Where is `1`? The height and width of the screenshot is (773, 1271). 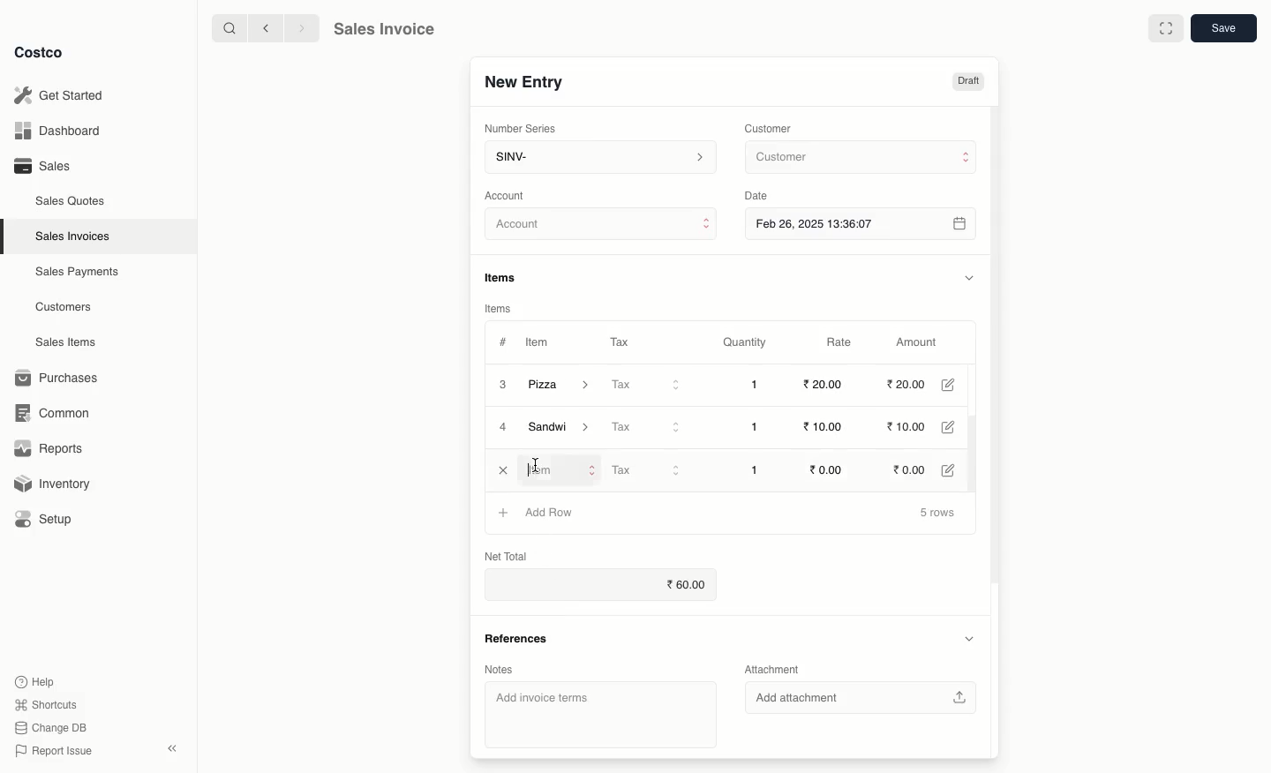
1 is located at coordinates (759, 385).